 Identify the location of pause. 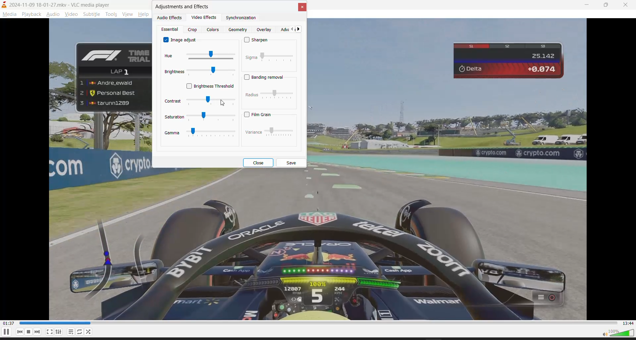
(6, 334).